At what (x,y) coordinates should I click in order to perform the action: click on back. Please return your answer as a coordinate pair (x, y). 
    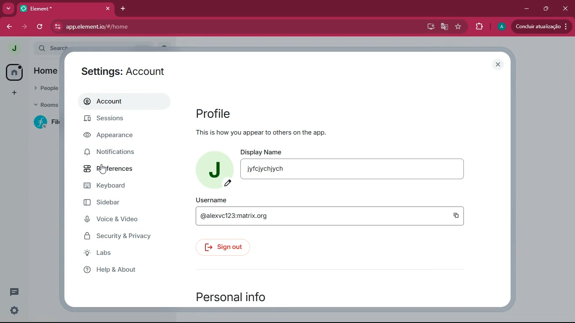
    Looking at the image, I should click on (10, 27).